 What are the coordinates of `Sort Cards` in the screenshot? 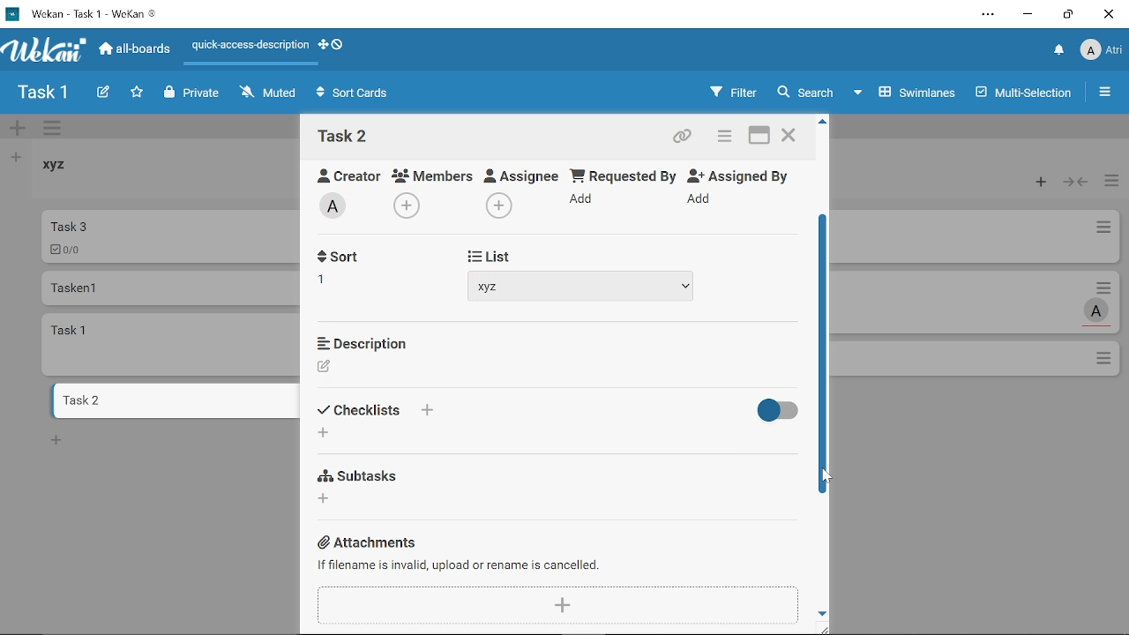 It's located at (356, 94).